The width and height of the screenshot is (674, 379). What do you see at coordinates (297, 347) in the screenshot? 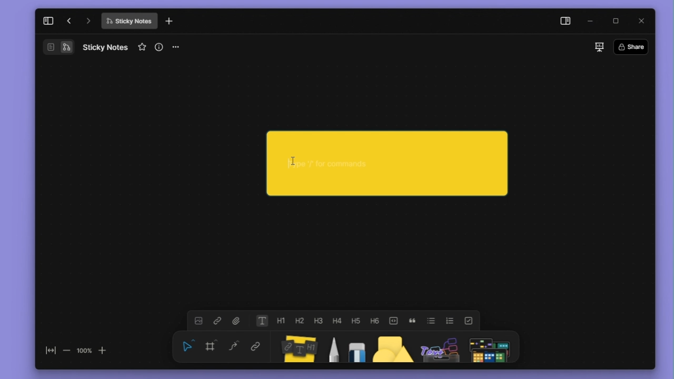
I see `Sticky notes` at bounding box center [297, 347].